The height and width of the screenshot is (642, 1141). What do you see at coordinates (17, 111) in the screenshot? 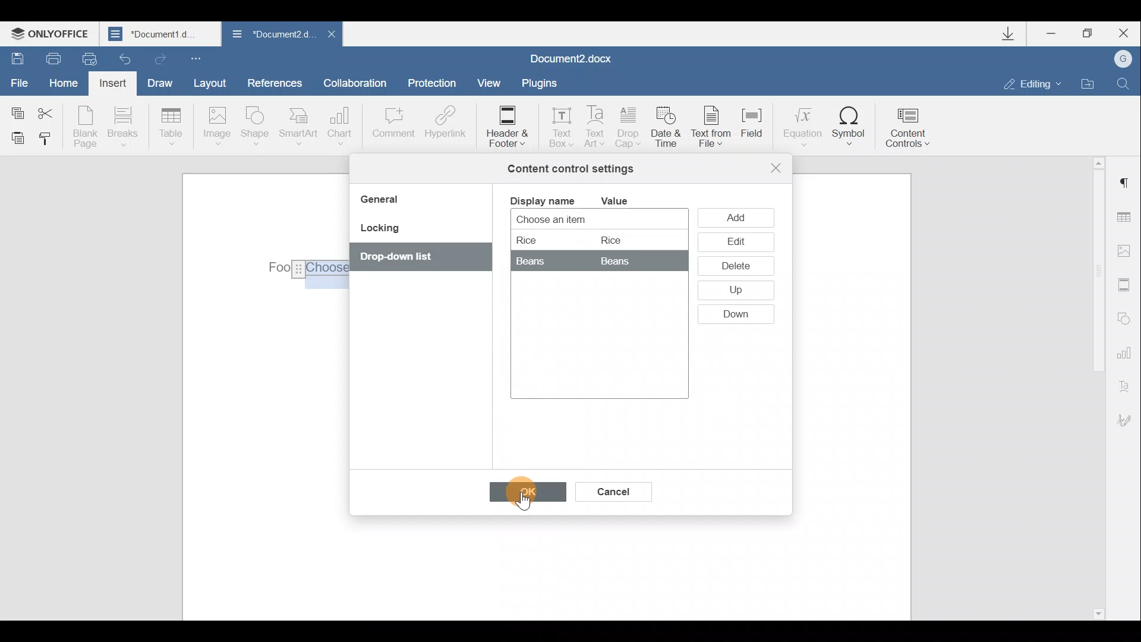
I see `Copy` at bounding box center [17, 111].